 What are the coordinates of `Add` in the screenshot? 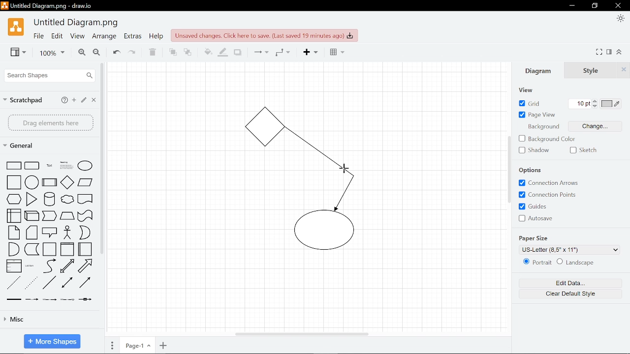 It's located at (309, 53).